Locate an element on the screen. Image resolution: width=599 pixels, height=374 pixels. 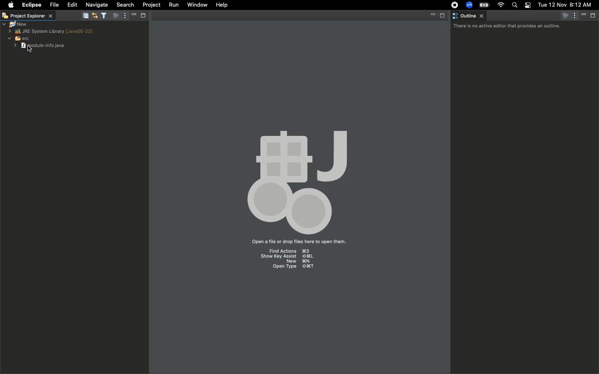
Focus  is located at coordinates (114, 16).